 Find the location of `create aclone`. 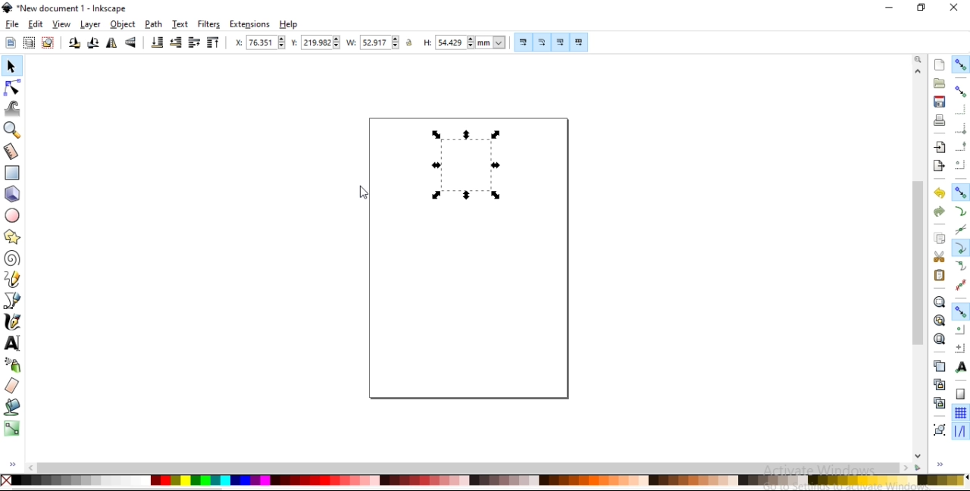

create aclone is located at coordinates (938, 385).